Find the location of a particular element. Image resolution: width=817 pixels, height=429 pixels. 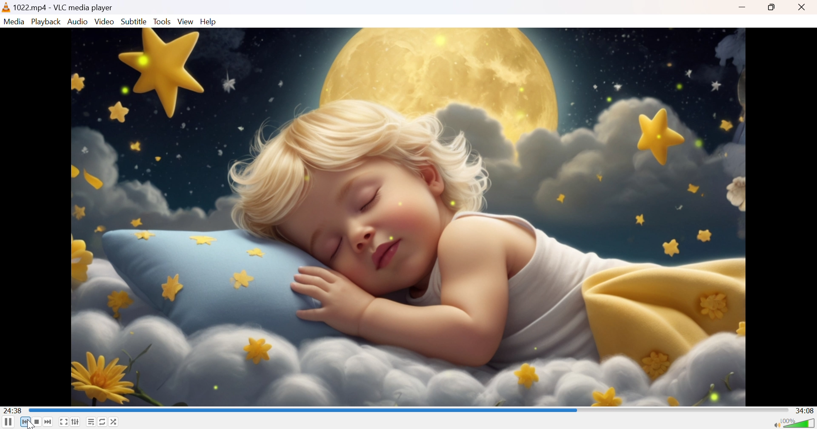

34:08 is located at coordinates (806, 410).